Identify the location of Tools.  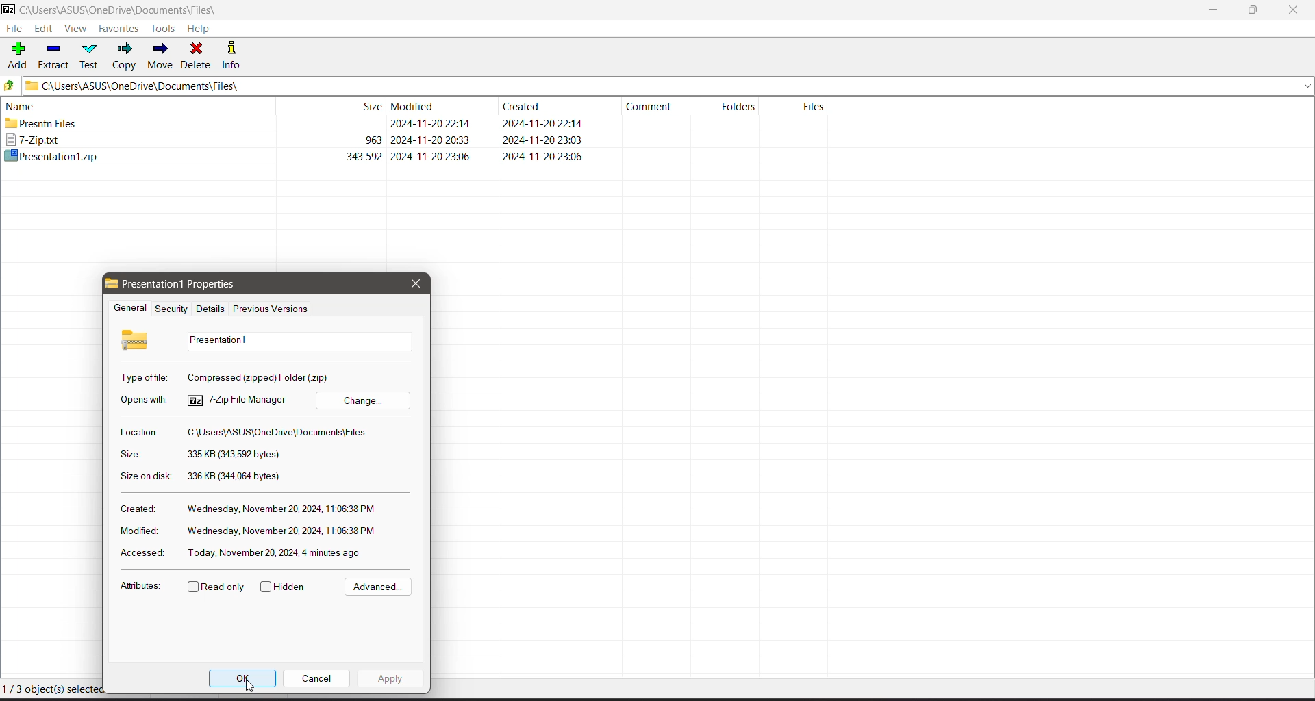
(165, 28).